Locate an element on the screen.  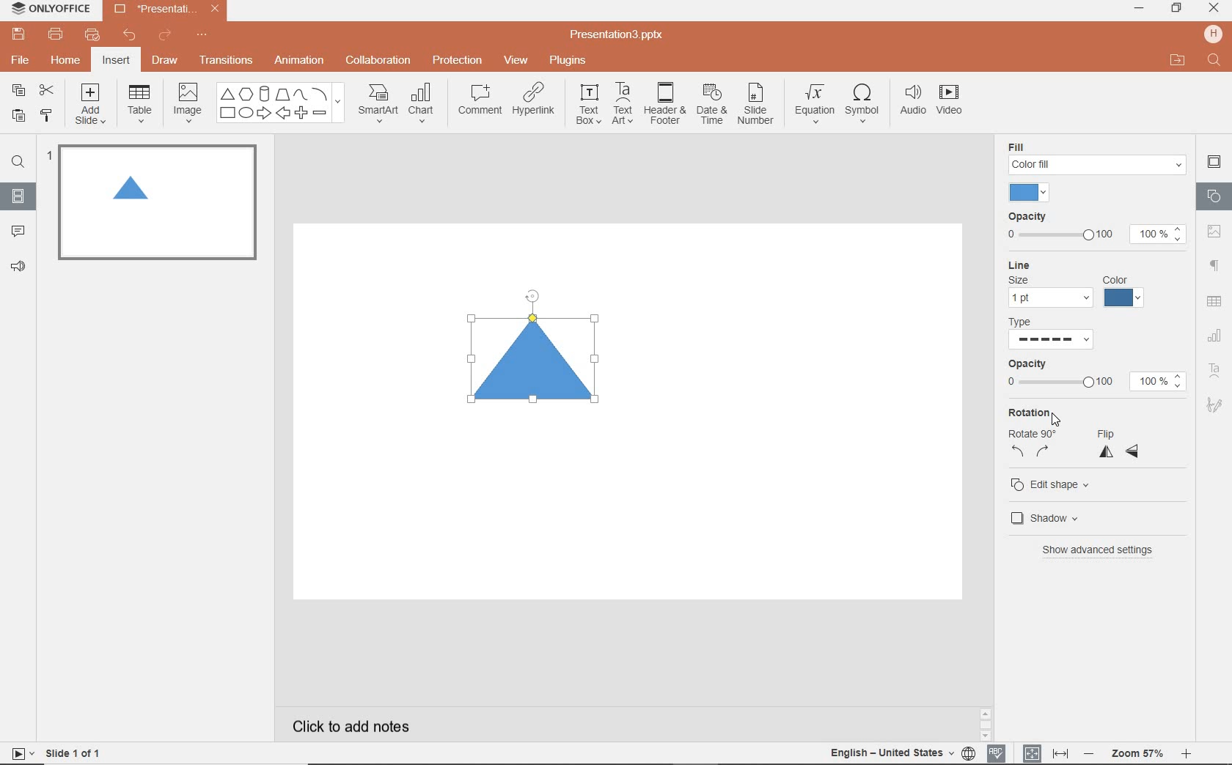
SAVE is located at coordinates (21, 33).